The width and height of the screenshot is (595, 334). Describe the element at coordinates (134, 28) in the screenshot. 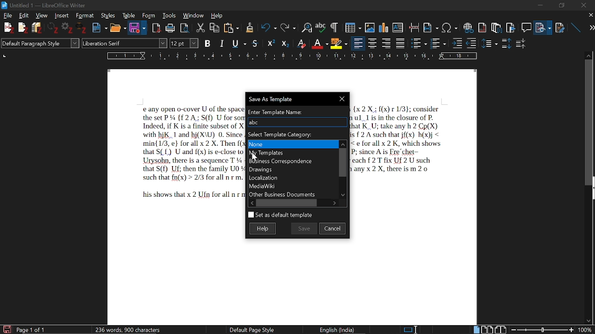

I see `Save` at that location.